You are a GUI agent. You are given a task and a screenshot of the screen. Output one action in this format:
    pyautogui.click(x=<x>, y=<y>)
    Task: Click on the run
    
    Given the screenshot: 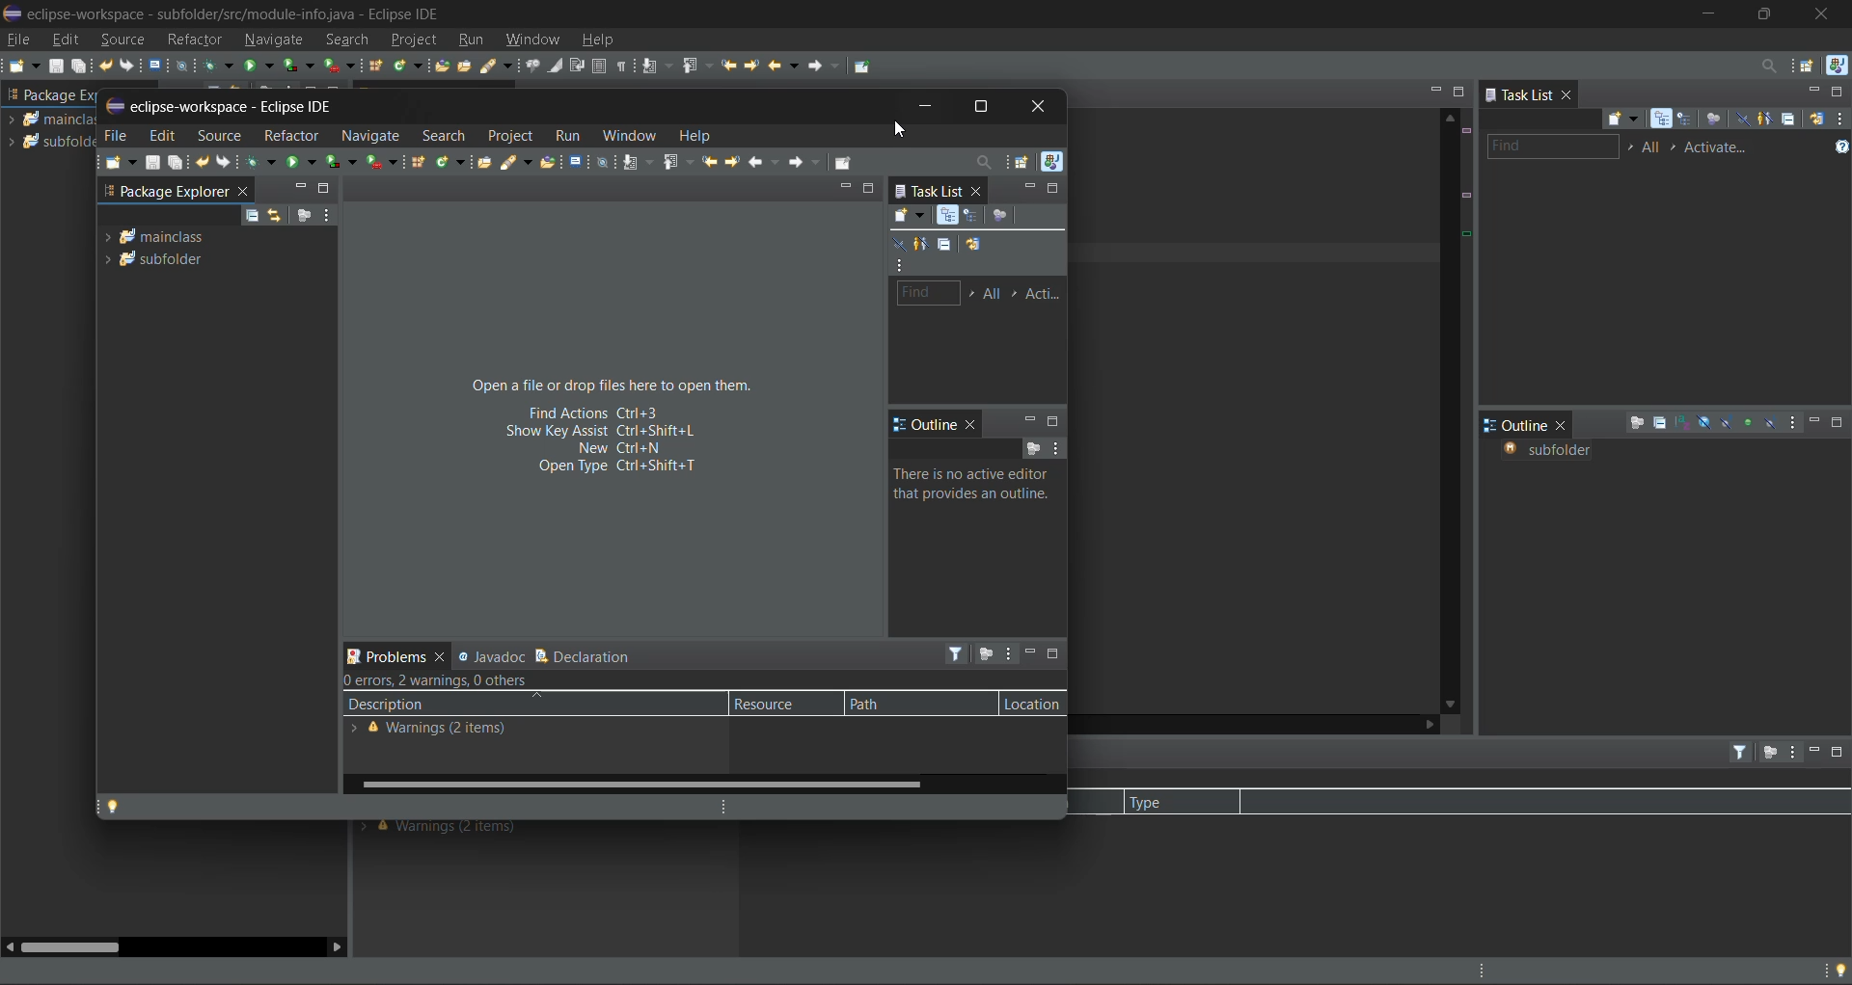 What is the action you would take?
    pyautogui.click(x=301, y=161)
    